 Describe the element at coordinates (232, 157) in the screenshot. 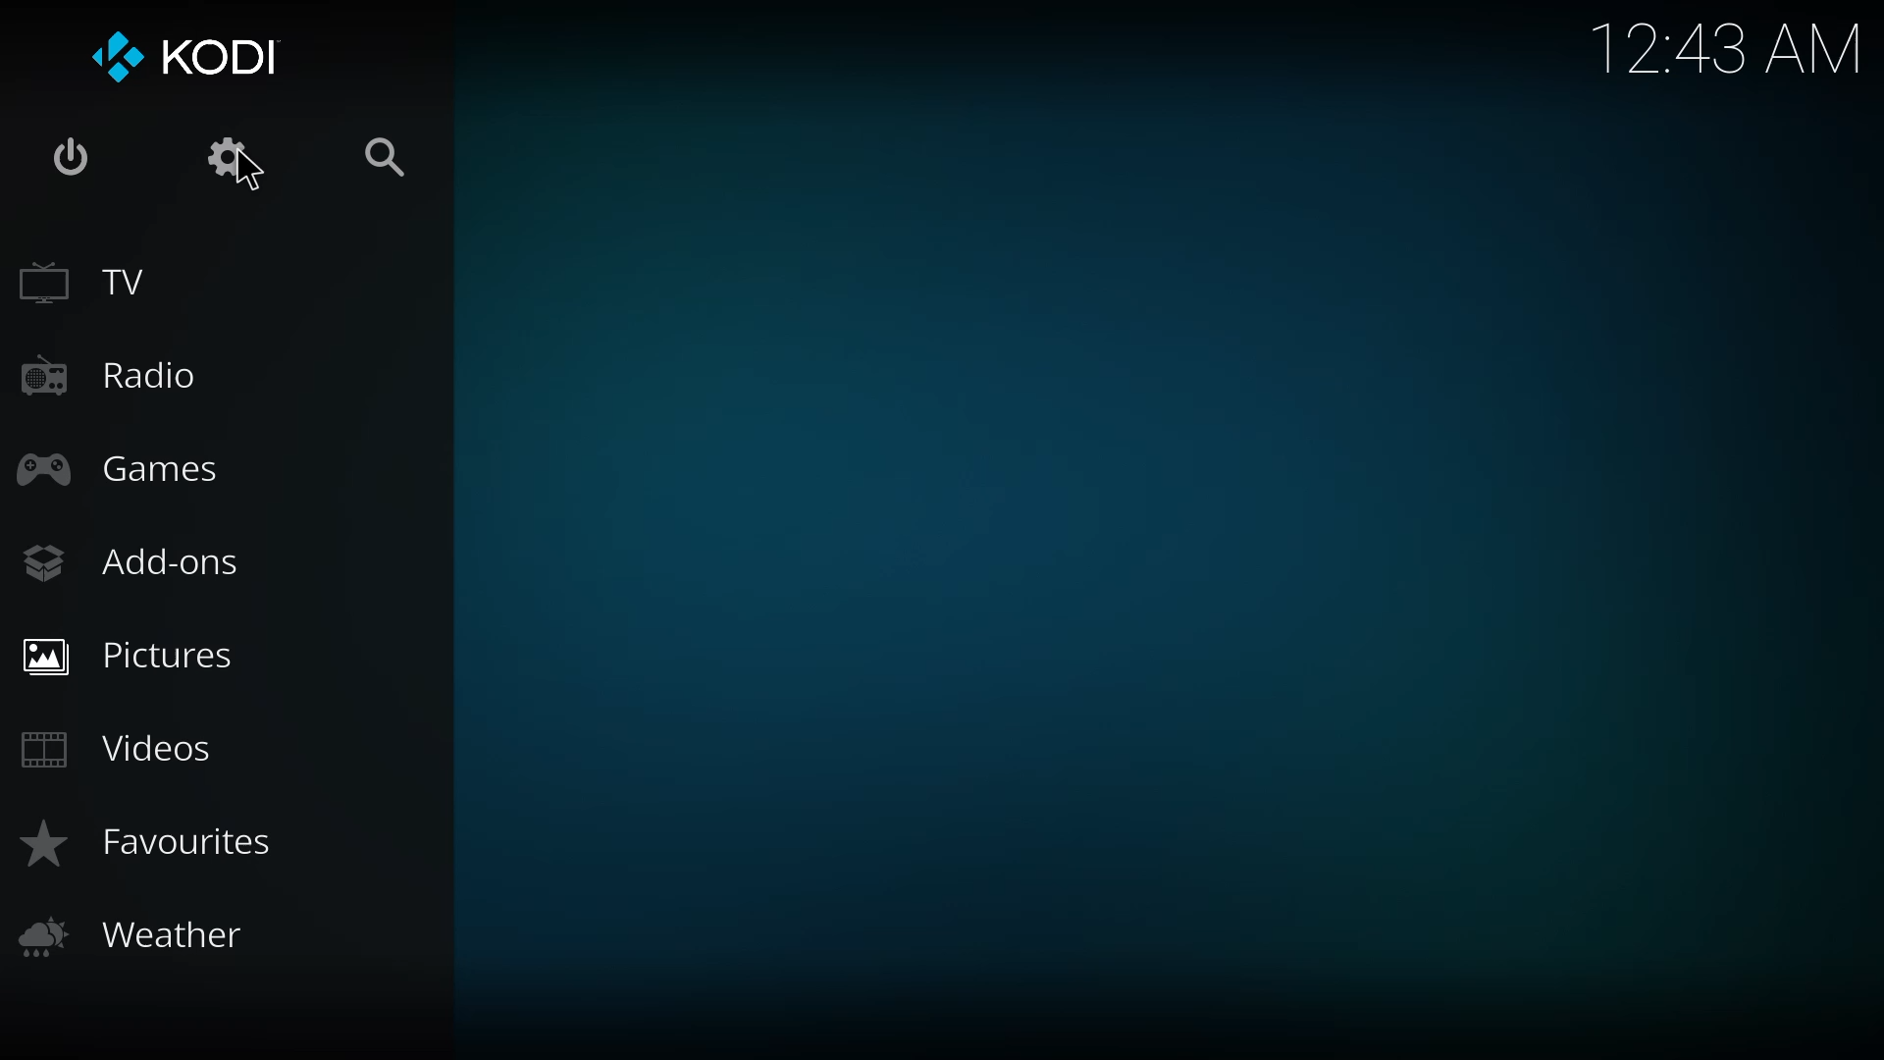

I see `settings` at that location.